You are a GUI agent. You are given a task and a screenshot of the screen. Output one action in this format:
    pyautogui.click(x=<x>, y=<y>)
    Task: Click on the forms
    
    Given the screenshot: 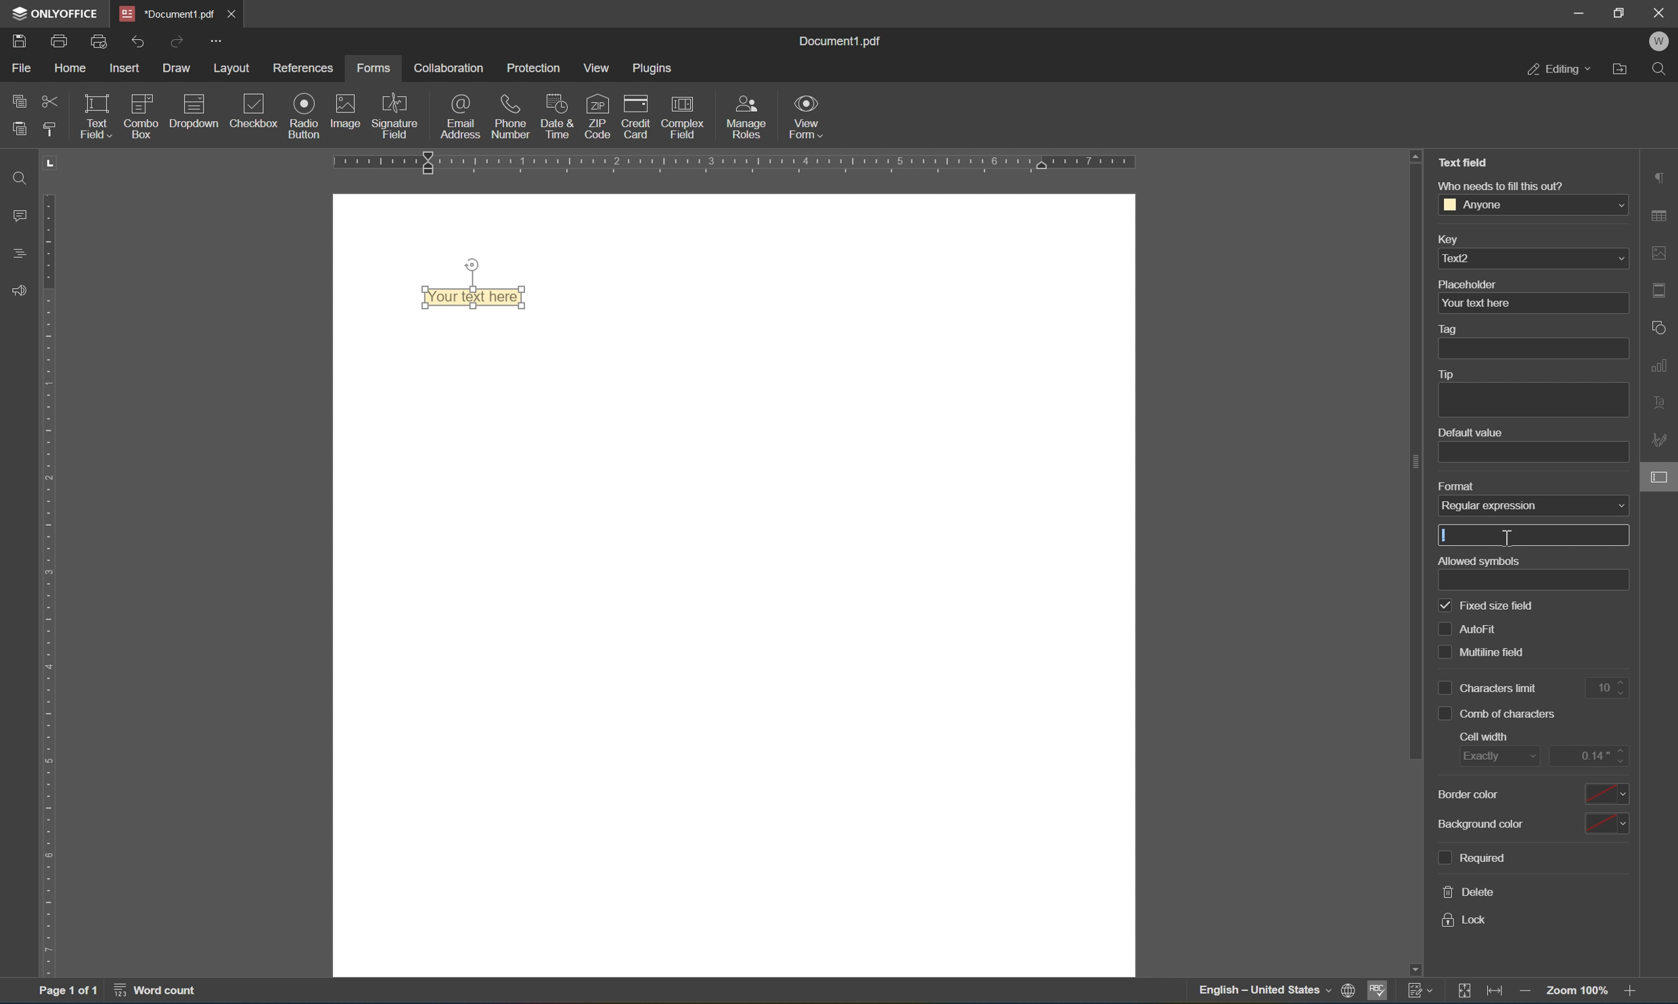 What is the action you would take?
    pyautogui.click(x=371, y=69)
    